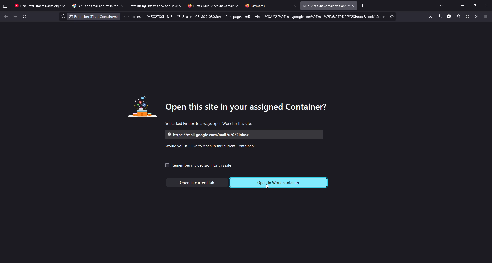 The image size is (492, 263). I want to click on close, so click(353, 5).